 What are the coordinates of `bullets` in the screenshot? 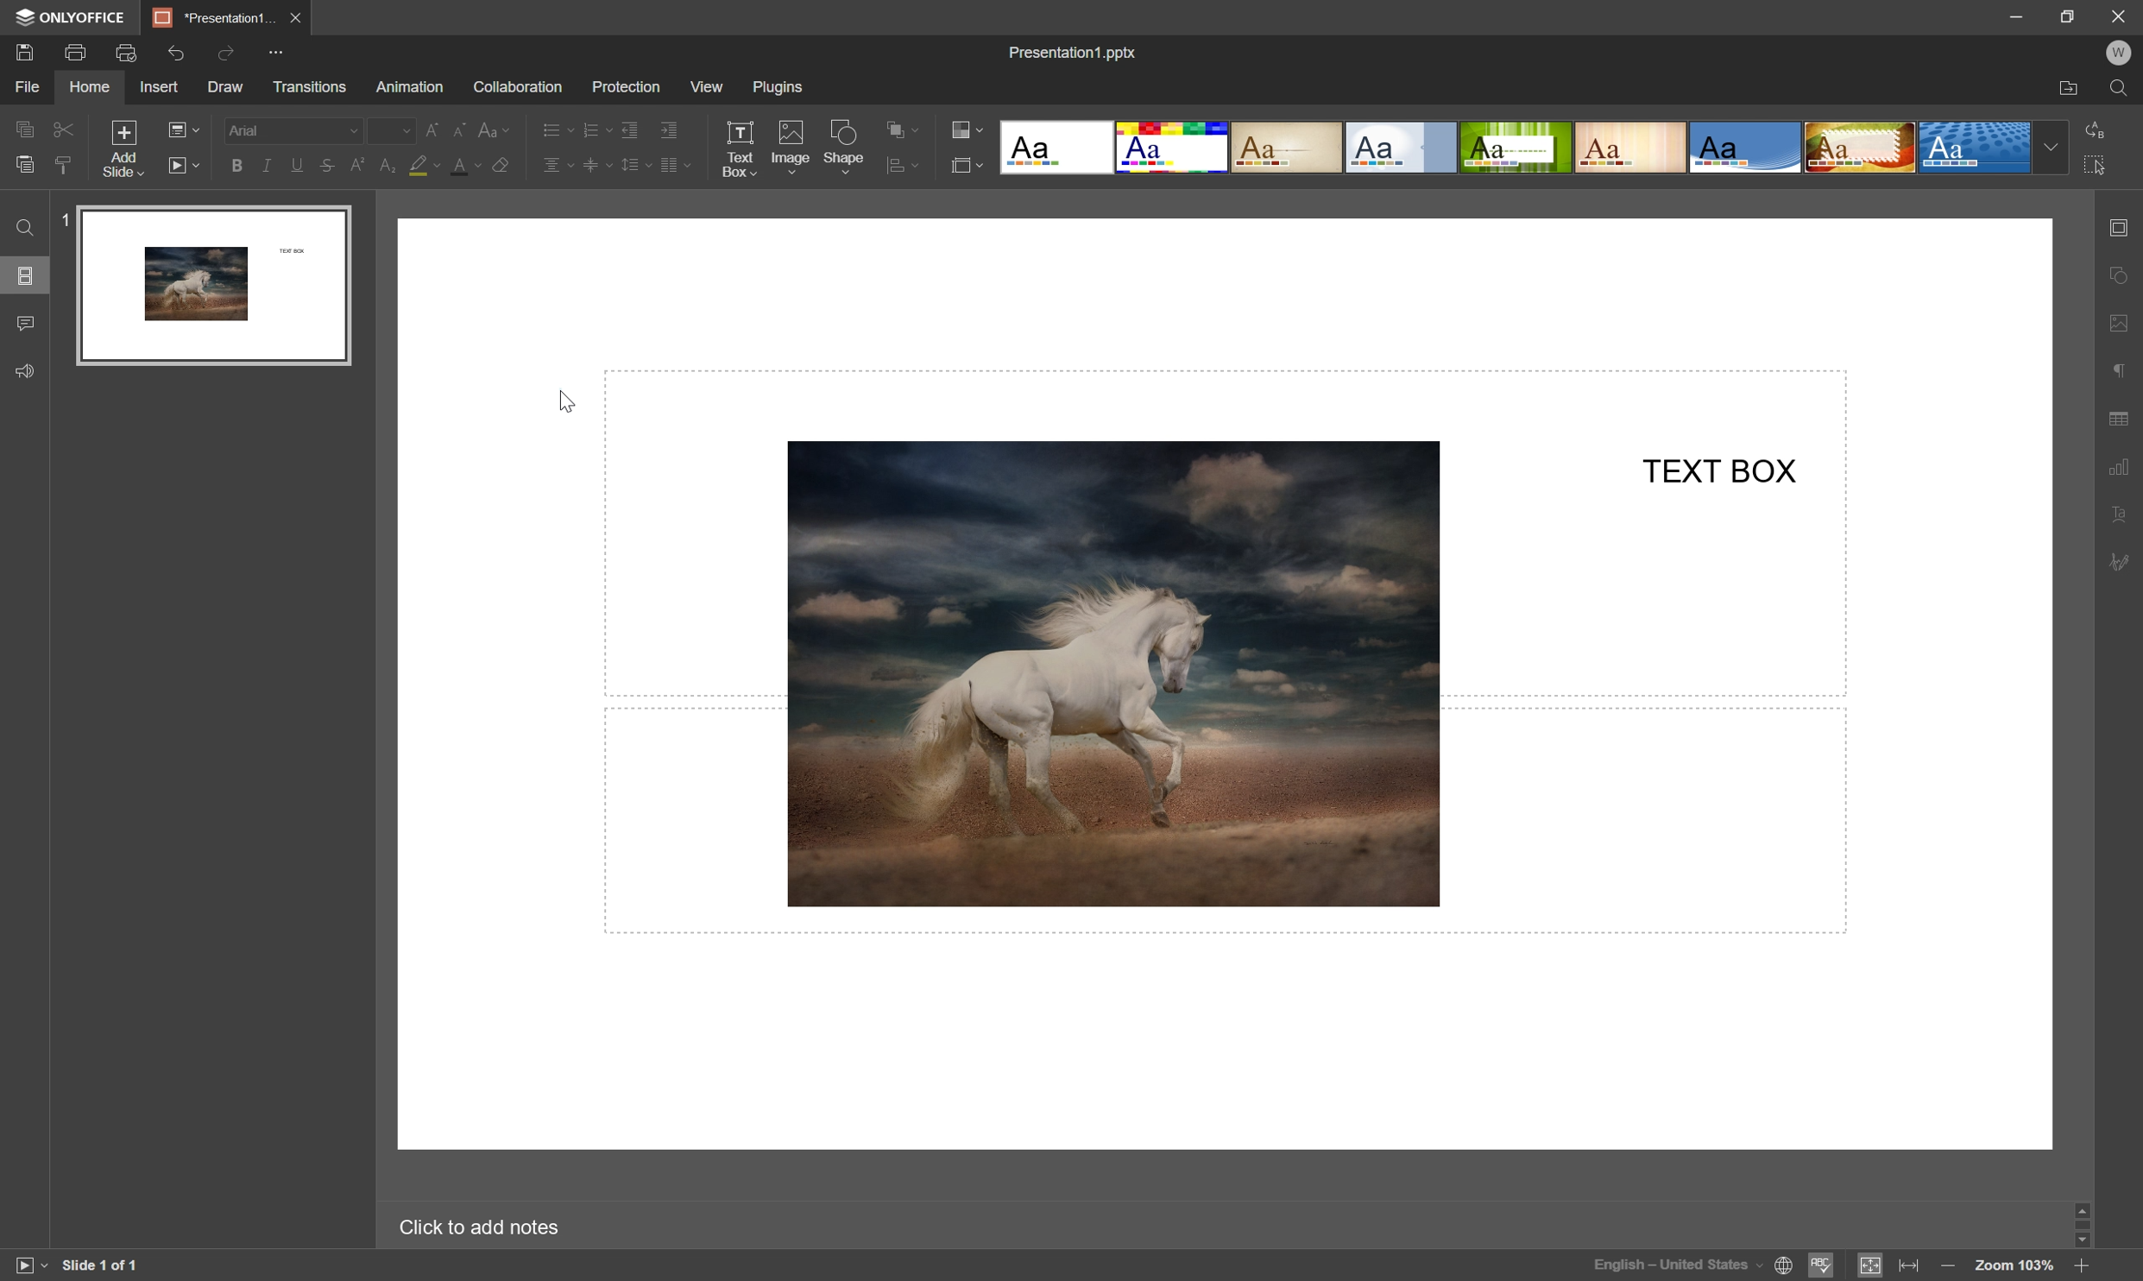 It's located at (555, 129).